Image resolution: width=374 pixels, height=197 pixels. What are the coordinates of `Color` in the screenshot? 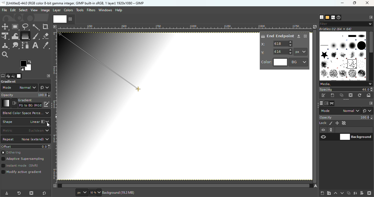 It's located at (274, 62).